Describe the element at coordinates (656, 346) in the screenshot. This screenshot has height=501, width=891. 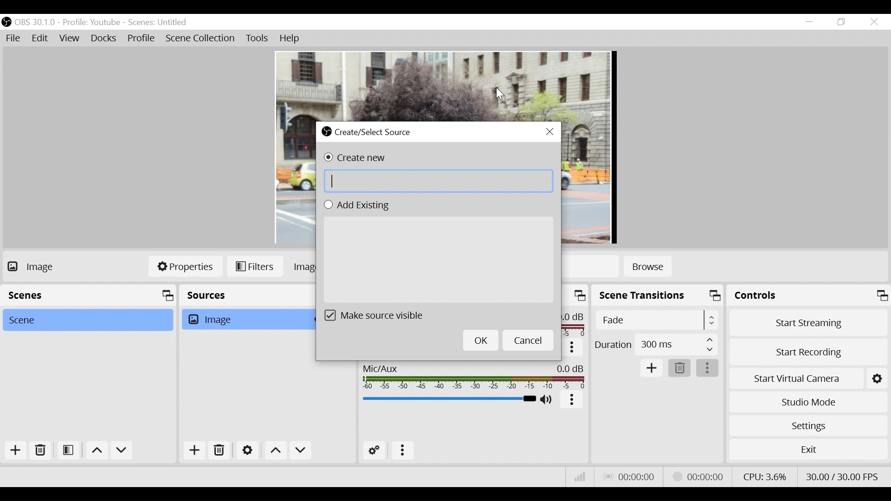
I see `Duration` at that location.